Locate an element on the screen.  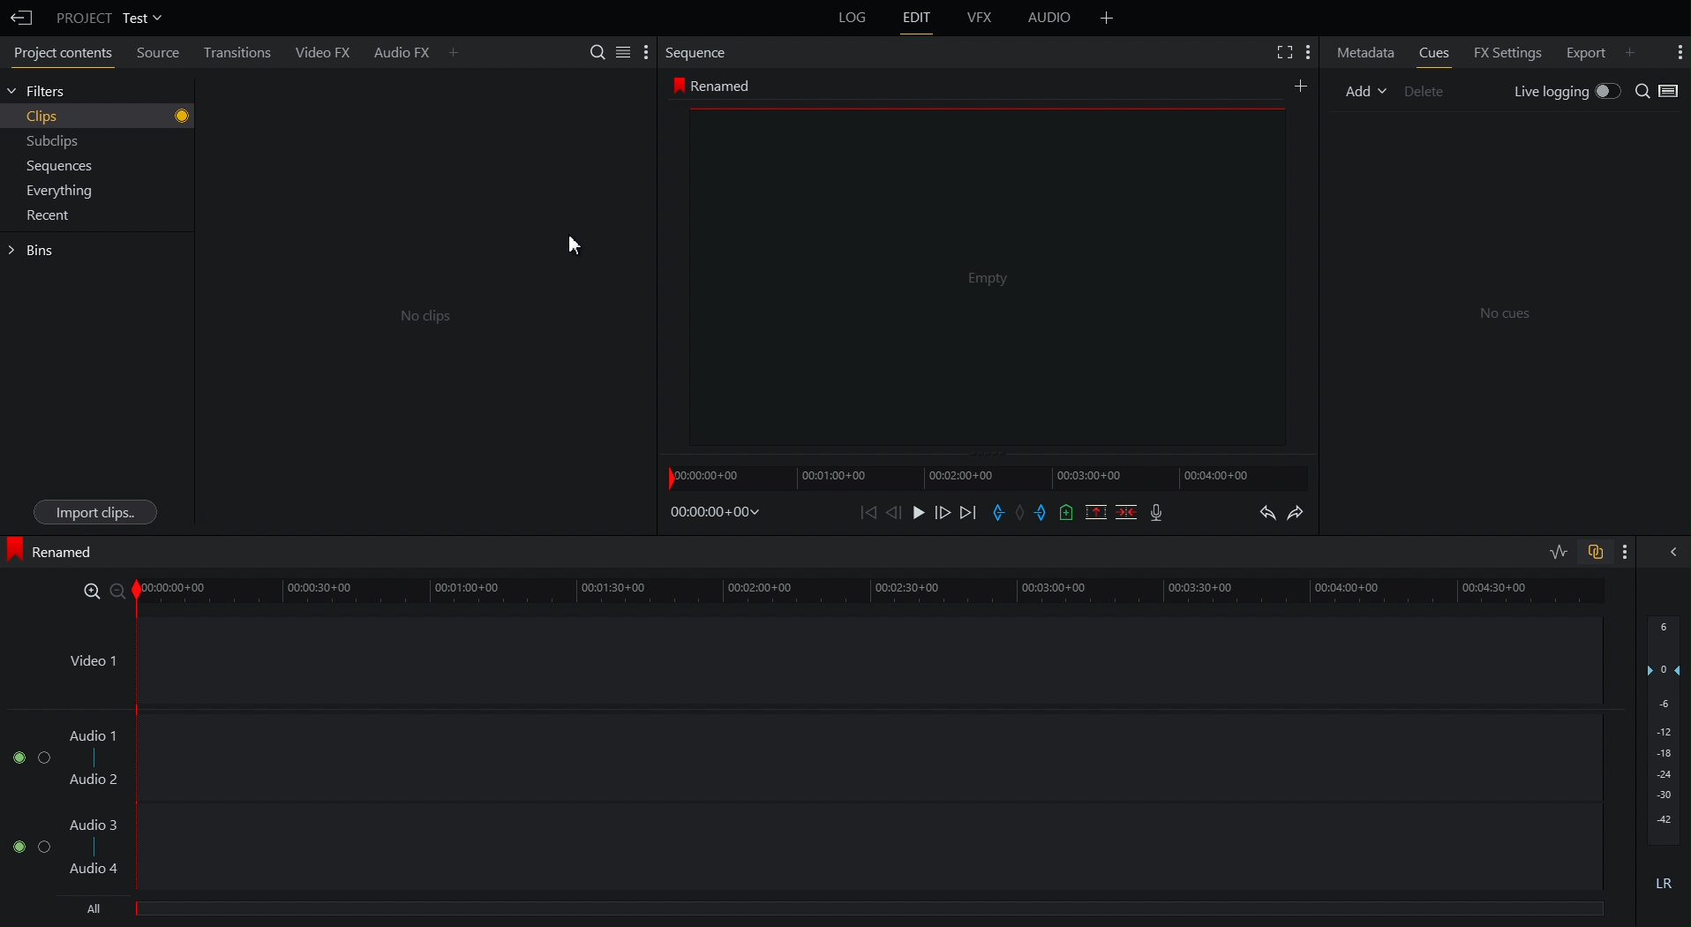
Skip Forward is located at coordinates (971, 511).